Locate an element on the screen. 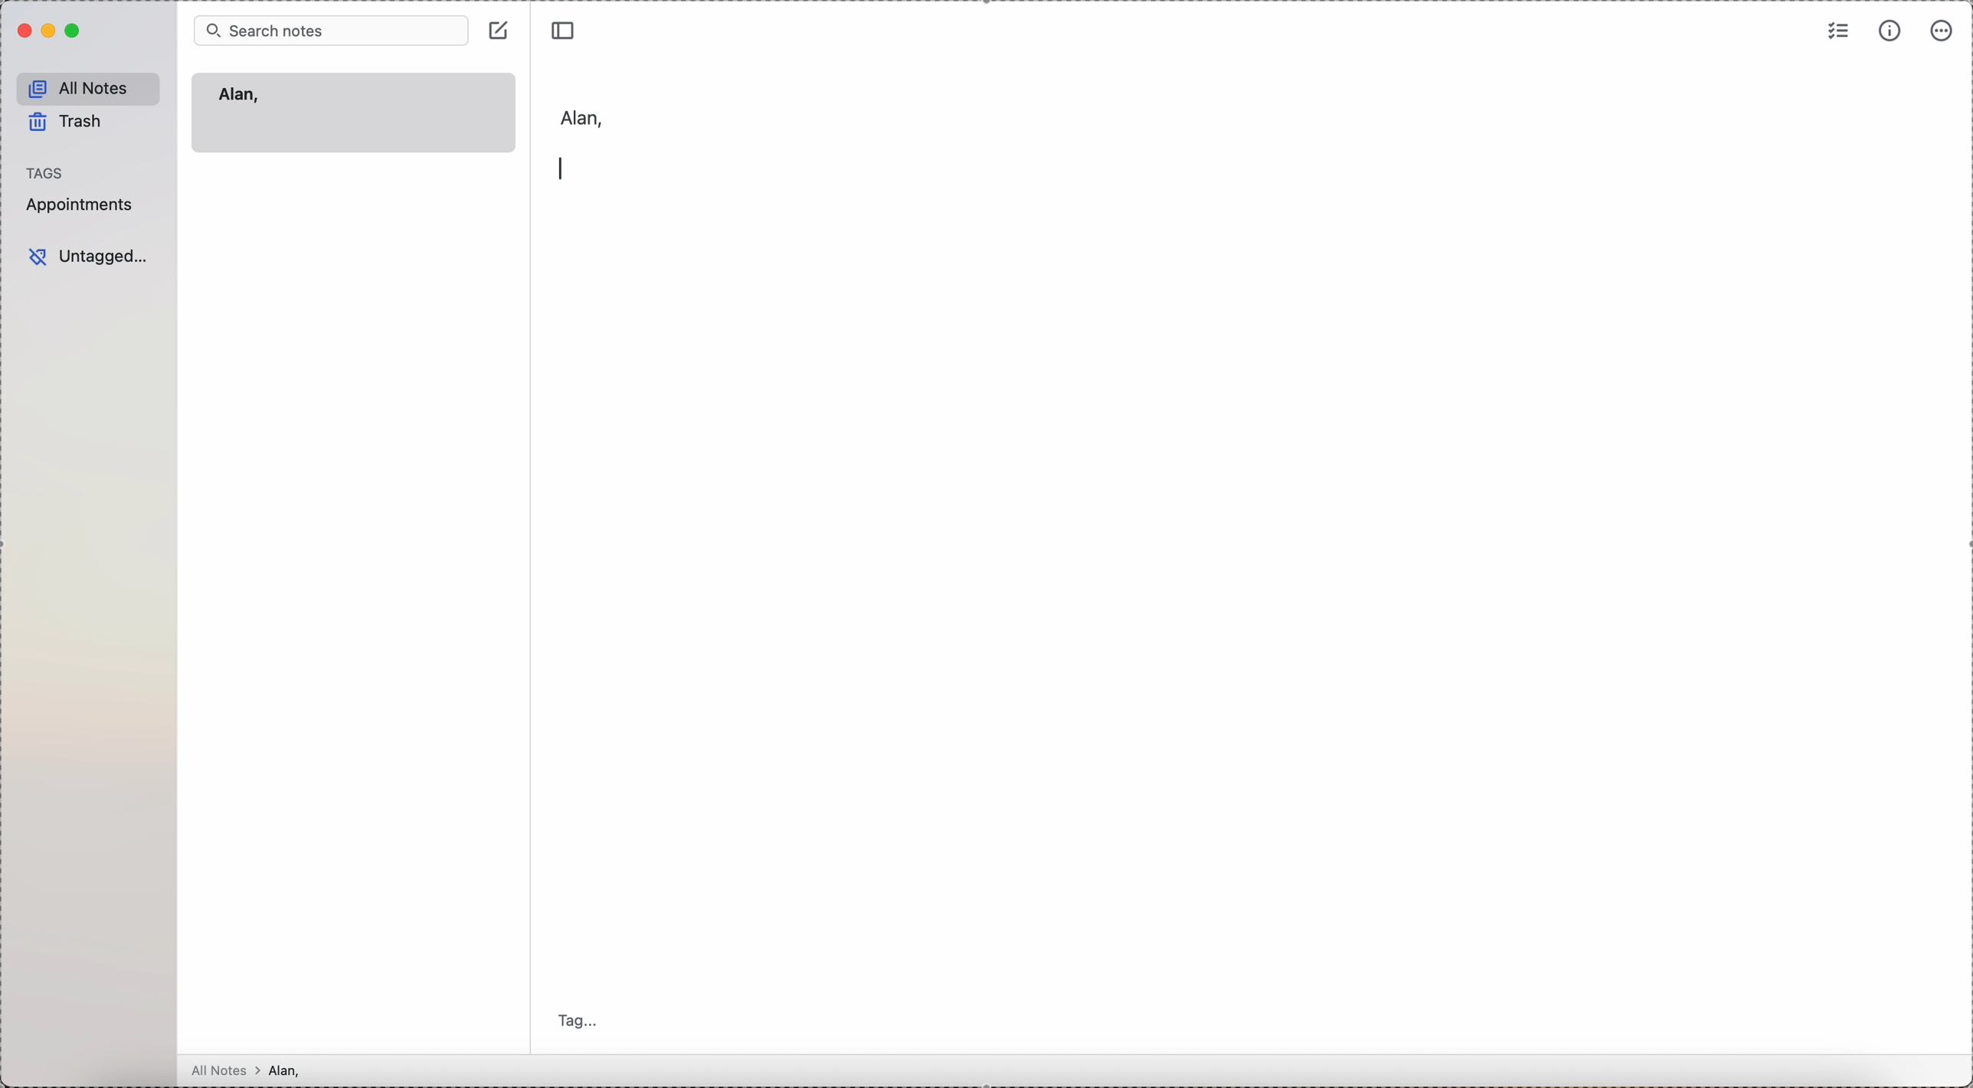 Image resolution: width=1973 pixels, height=1088 pixels. all notes > Alan, is located at coordinates (250, 1070).